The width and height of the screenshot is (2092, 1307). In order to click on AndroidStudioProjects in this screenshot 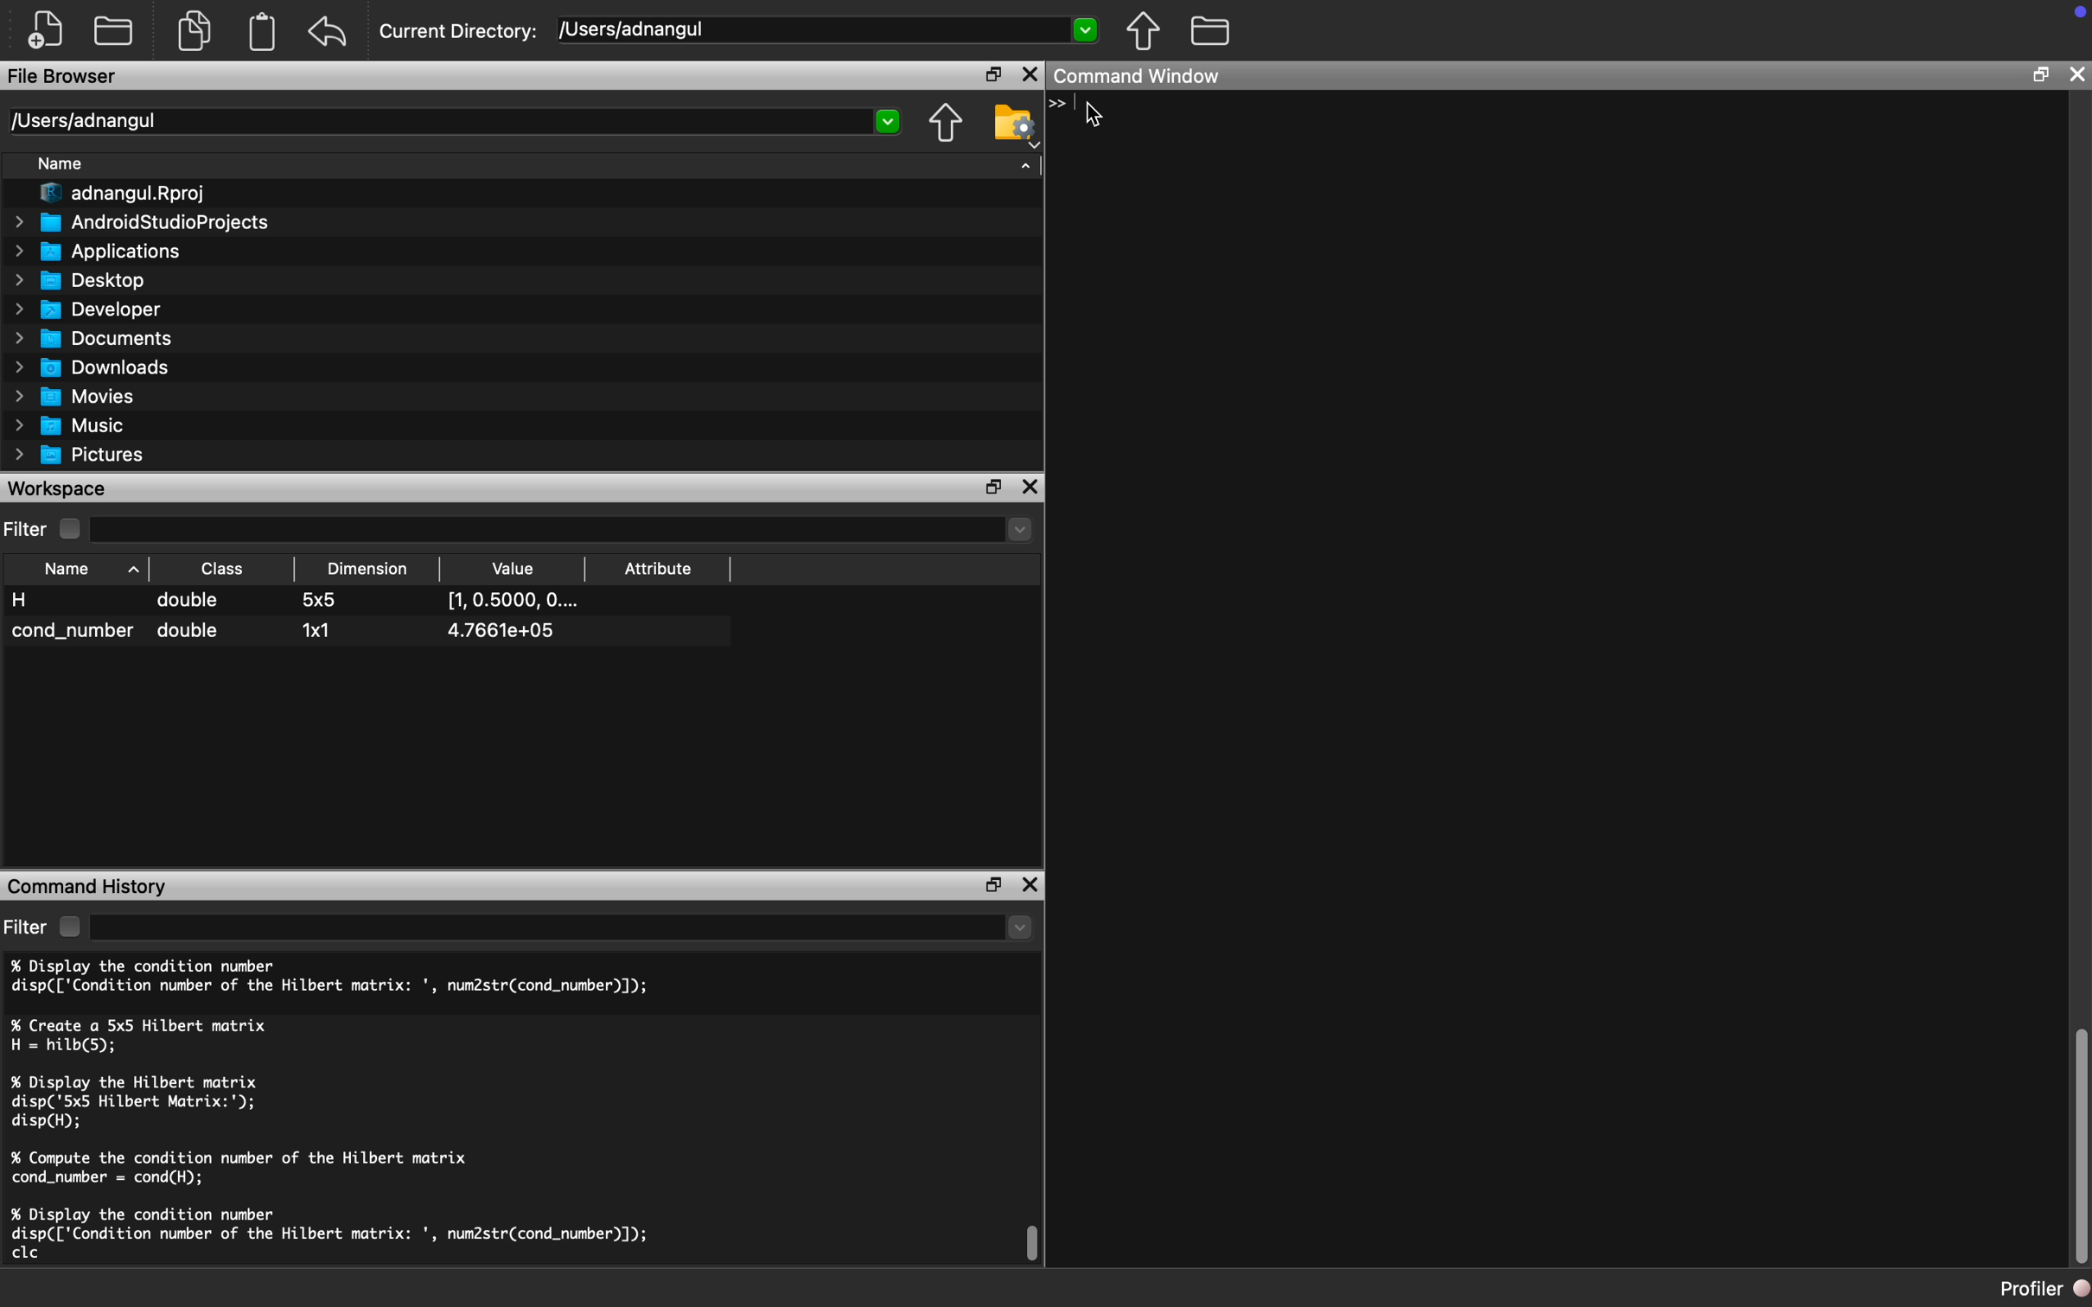, I will do `click(141, 223)`.